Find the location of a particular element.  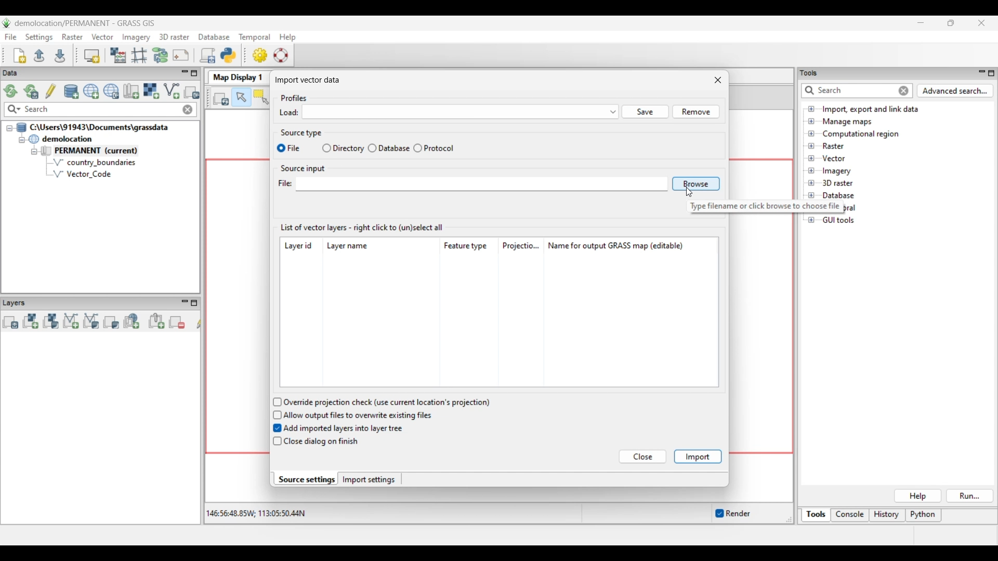

checkbox is located at coordinates (276, 442).